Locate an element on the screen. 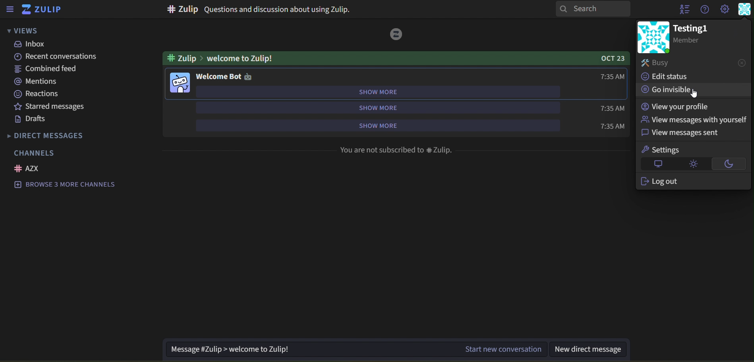 This screenshot has width=754, height=362. Cursor is located at coordinates (693, 93).